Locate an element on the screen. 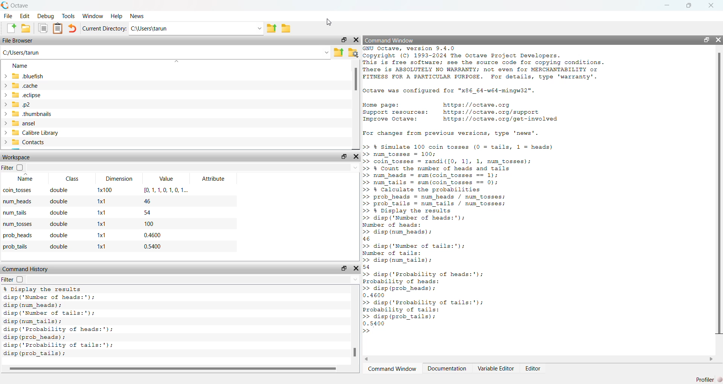 This screenshot has height=384, width=723. Dropdown is located at coordinates (259, 28).